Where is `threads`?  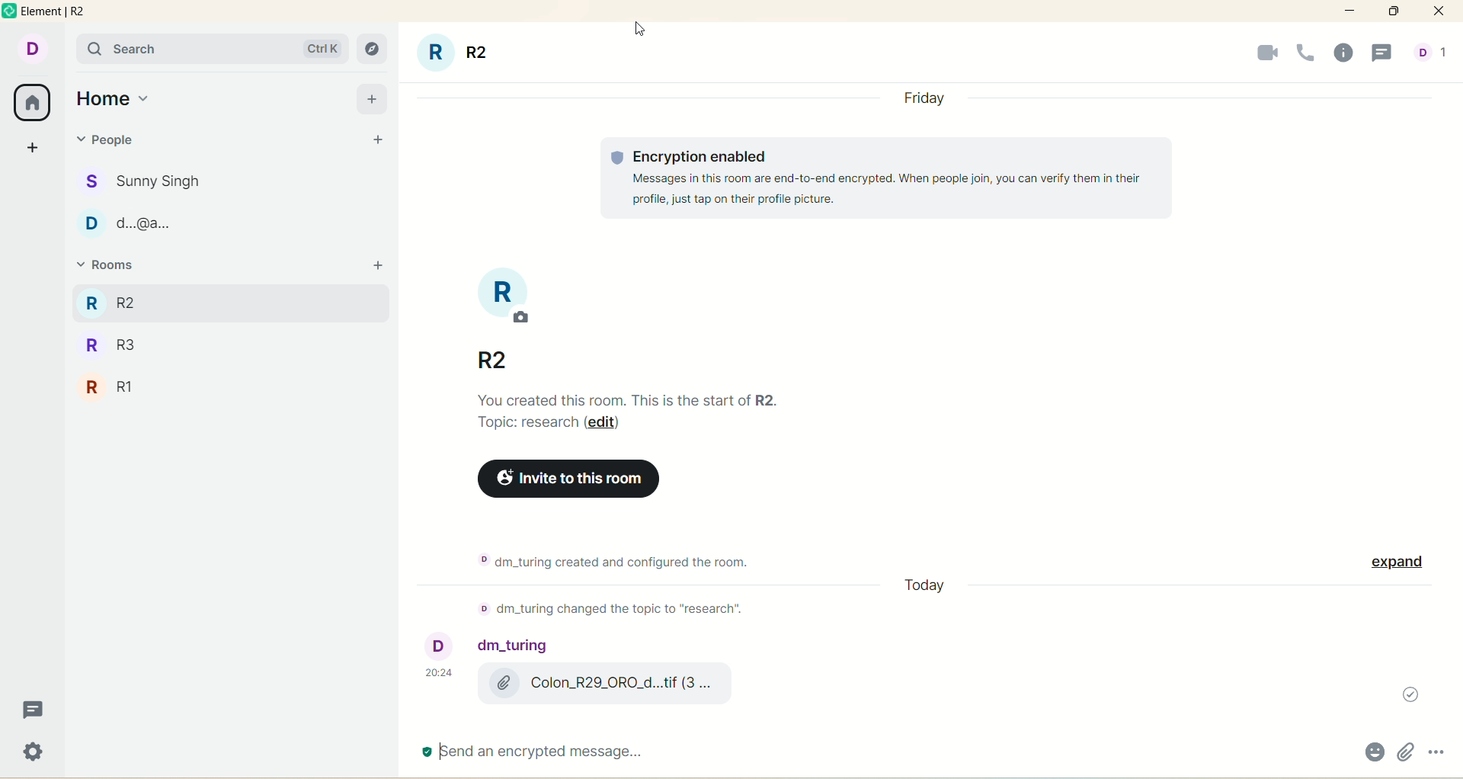 threads is located at coordinates (30, 713).